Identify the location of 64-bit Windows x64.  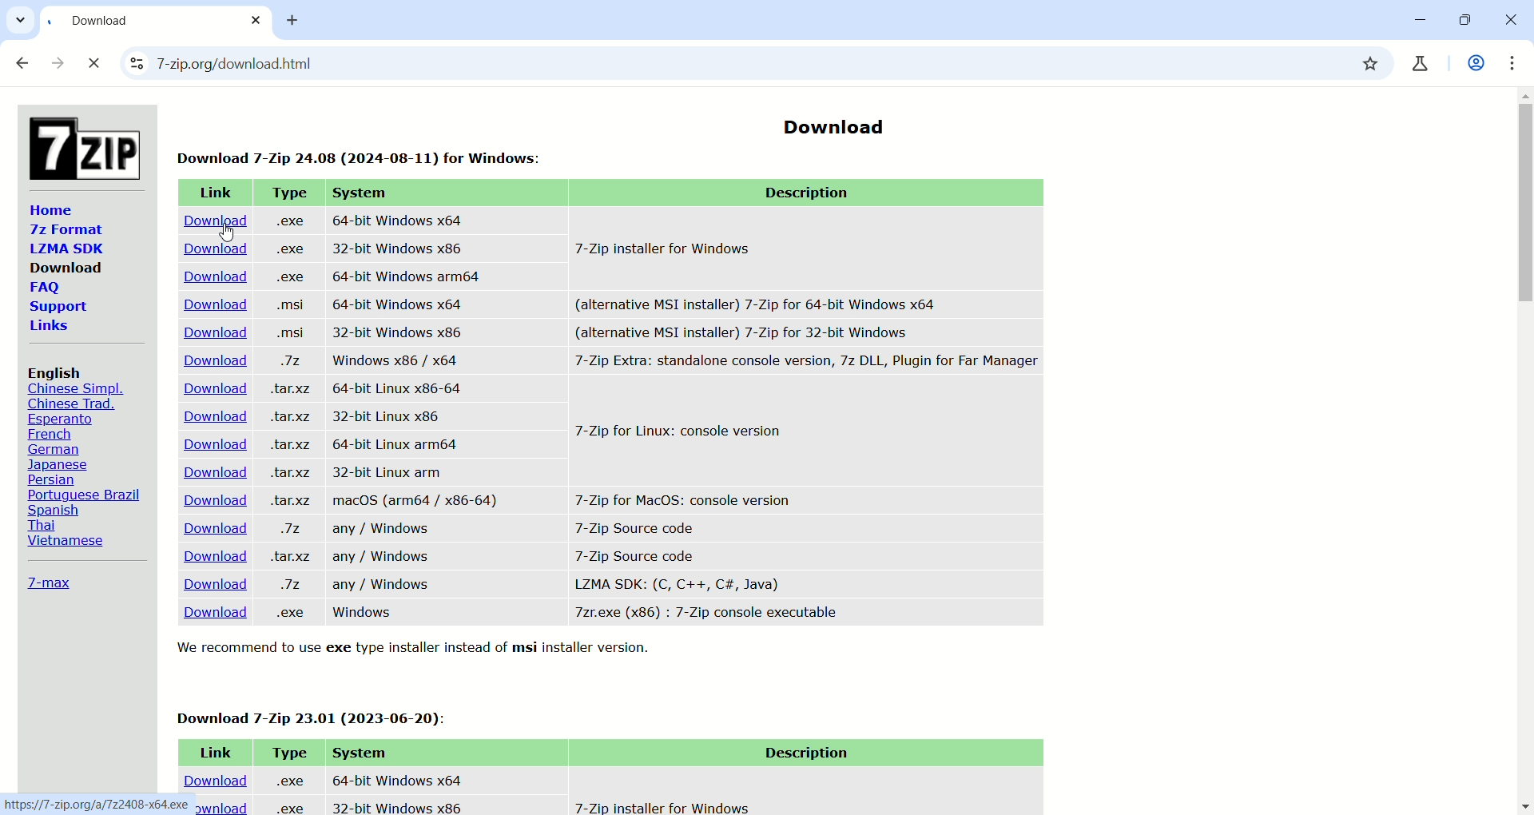
(397, 304).